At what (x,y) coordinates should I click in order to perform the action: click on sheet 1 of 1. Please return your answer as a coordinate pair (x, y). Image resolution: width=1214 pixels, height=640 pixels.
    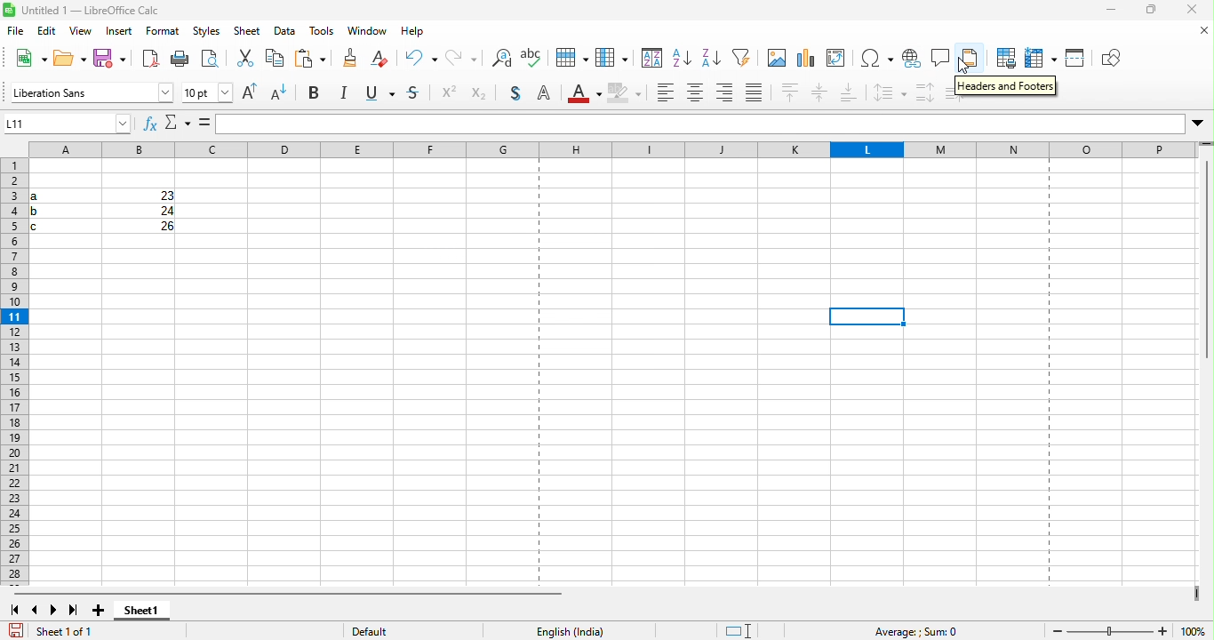
    Looking at the image, I should click on (59, 628).